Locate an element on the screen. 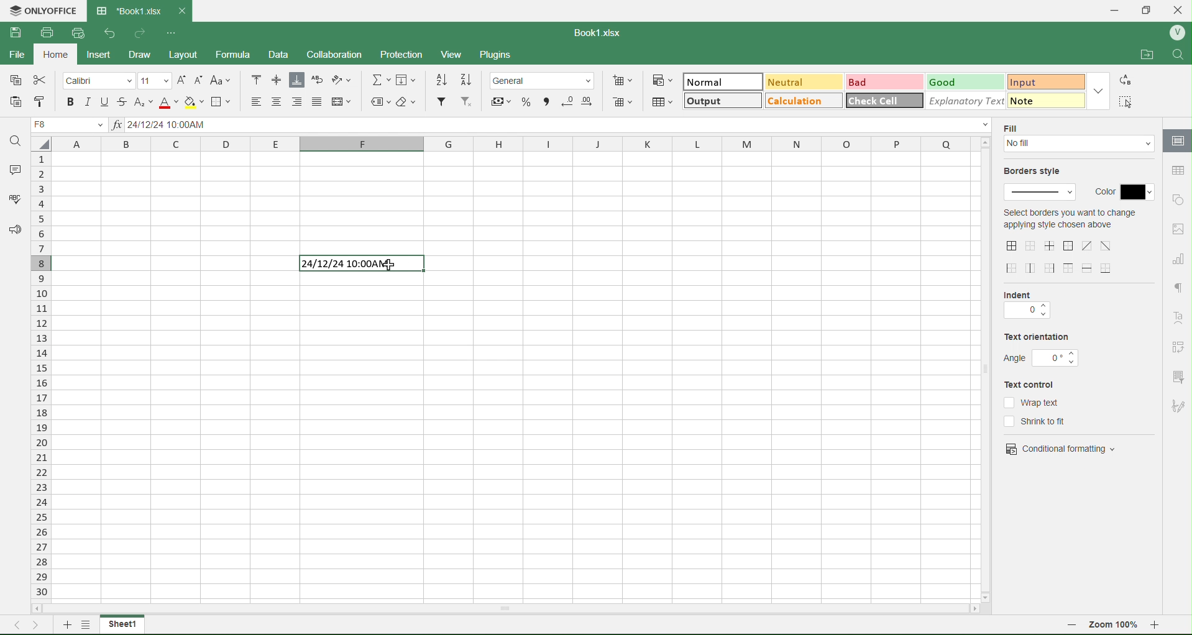 This screenshot has width=1192, height=635. Open File Location is located at coordinates (1140, 51).